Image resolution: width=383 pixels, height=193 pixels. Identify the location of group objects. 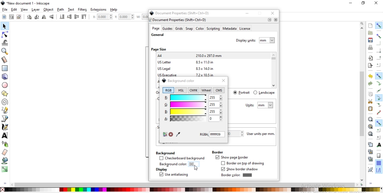
(370, 170).